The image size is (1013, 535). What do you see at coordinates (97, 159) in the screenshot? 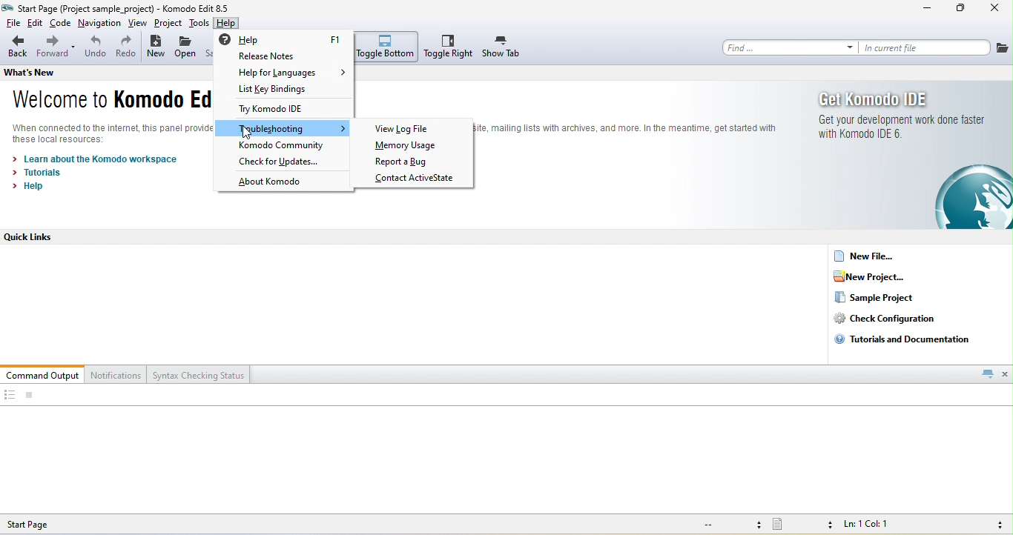
I see `learn about the komodo workspace` at bounding box center [97, 159].